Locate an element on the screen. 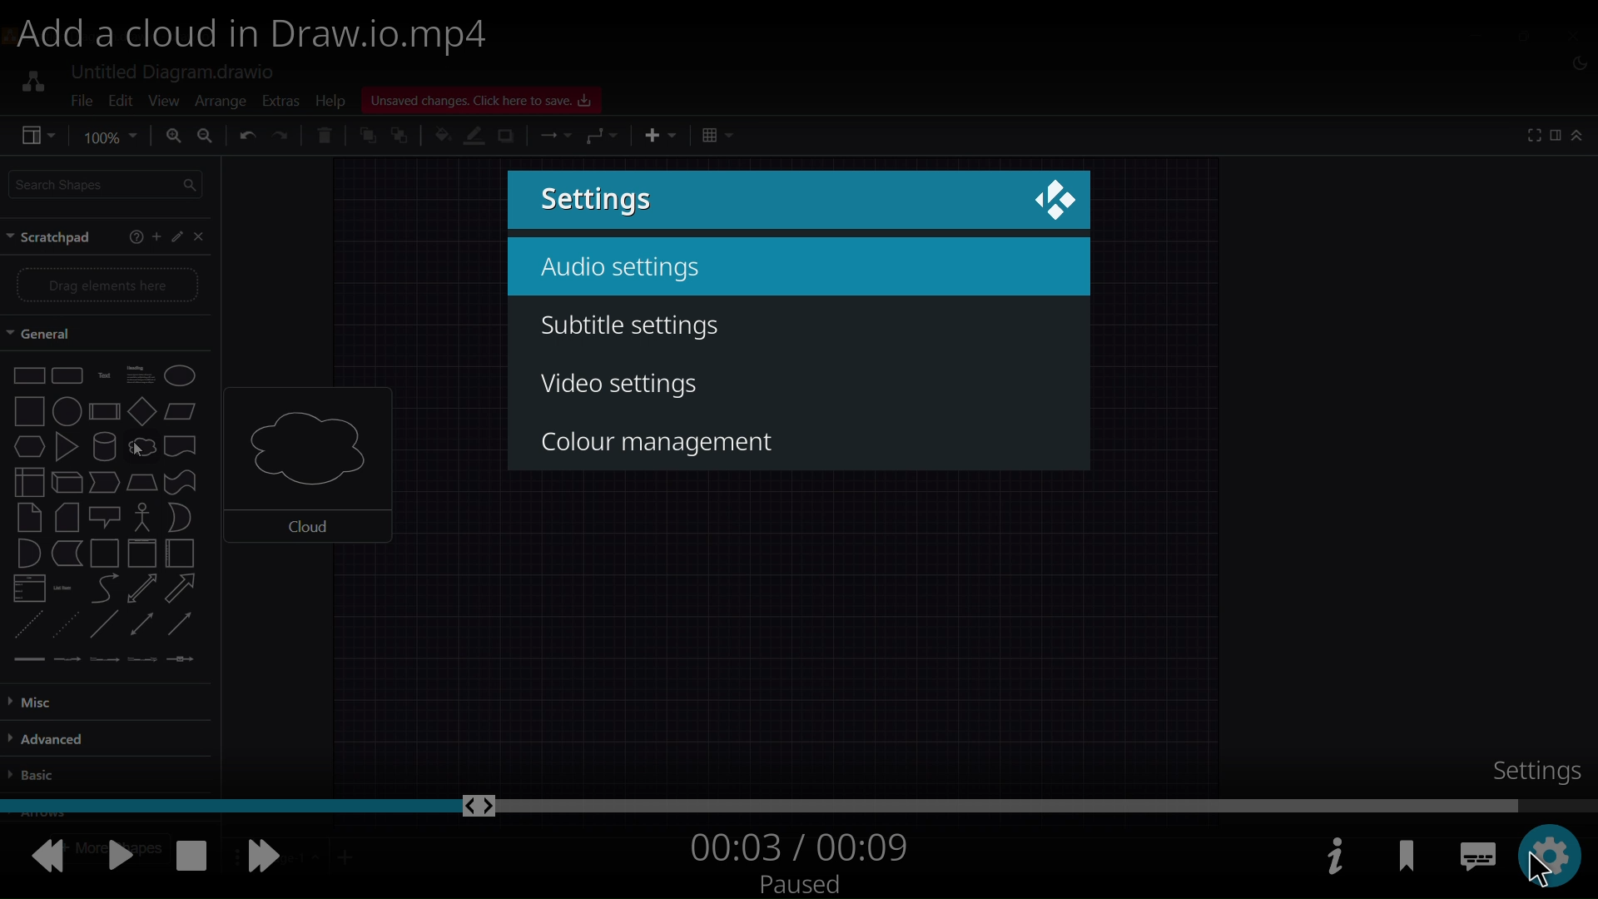 This screenshot has height=899, width=1598. color management is located at coordinates (654, 442).